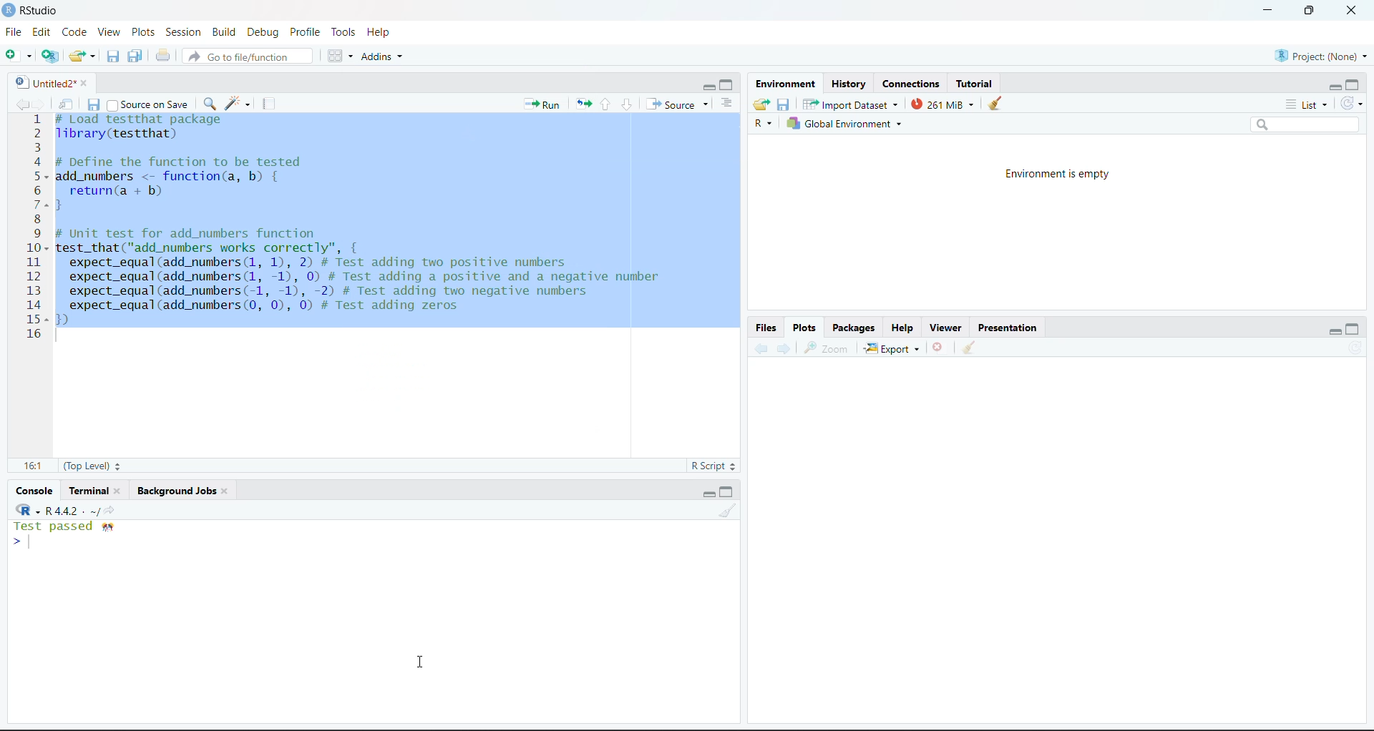 Image resolution: width=1374 pixels, height=731 pixels. I want to click on close, so click(1352, 11).